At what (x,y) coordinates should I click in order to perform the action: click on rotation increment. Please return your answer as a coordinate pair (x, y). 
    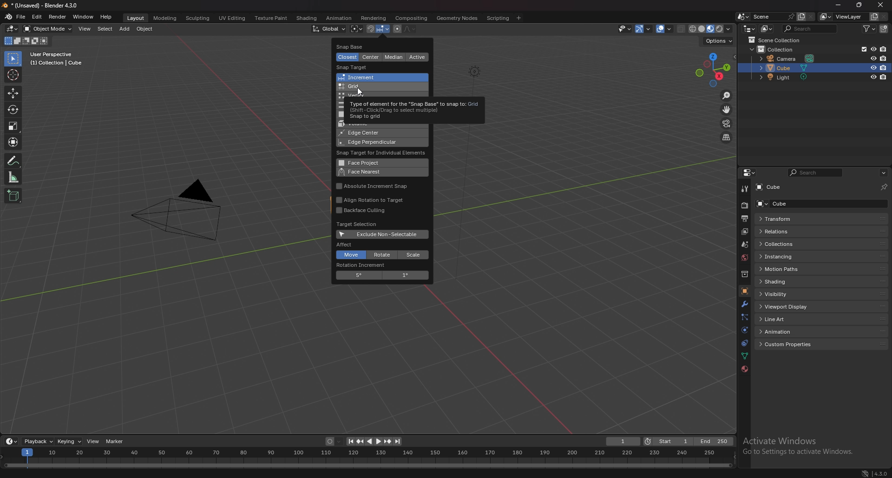
    Looking at the image, I should click on (362, 265).